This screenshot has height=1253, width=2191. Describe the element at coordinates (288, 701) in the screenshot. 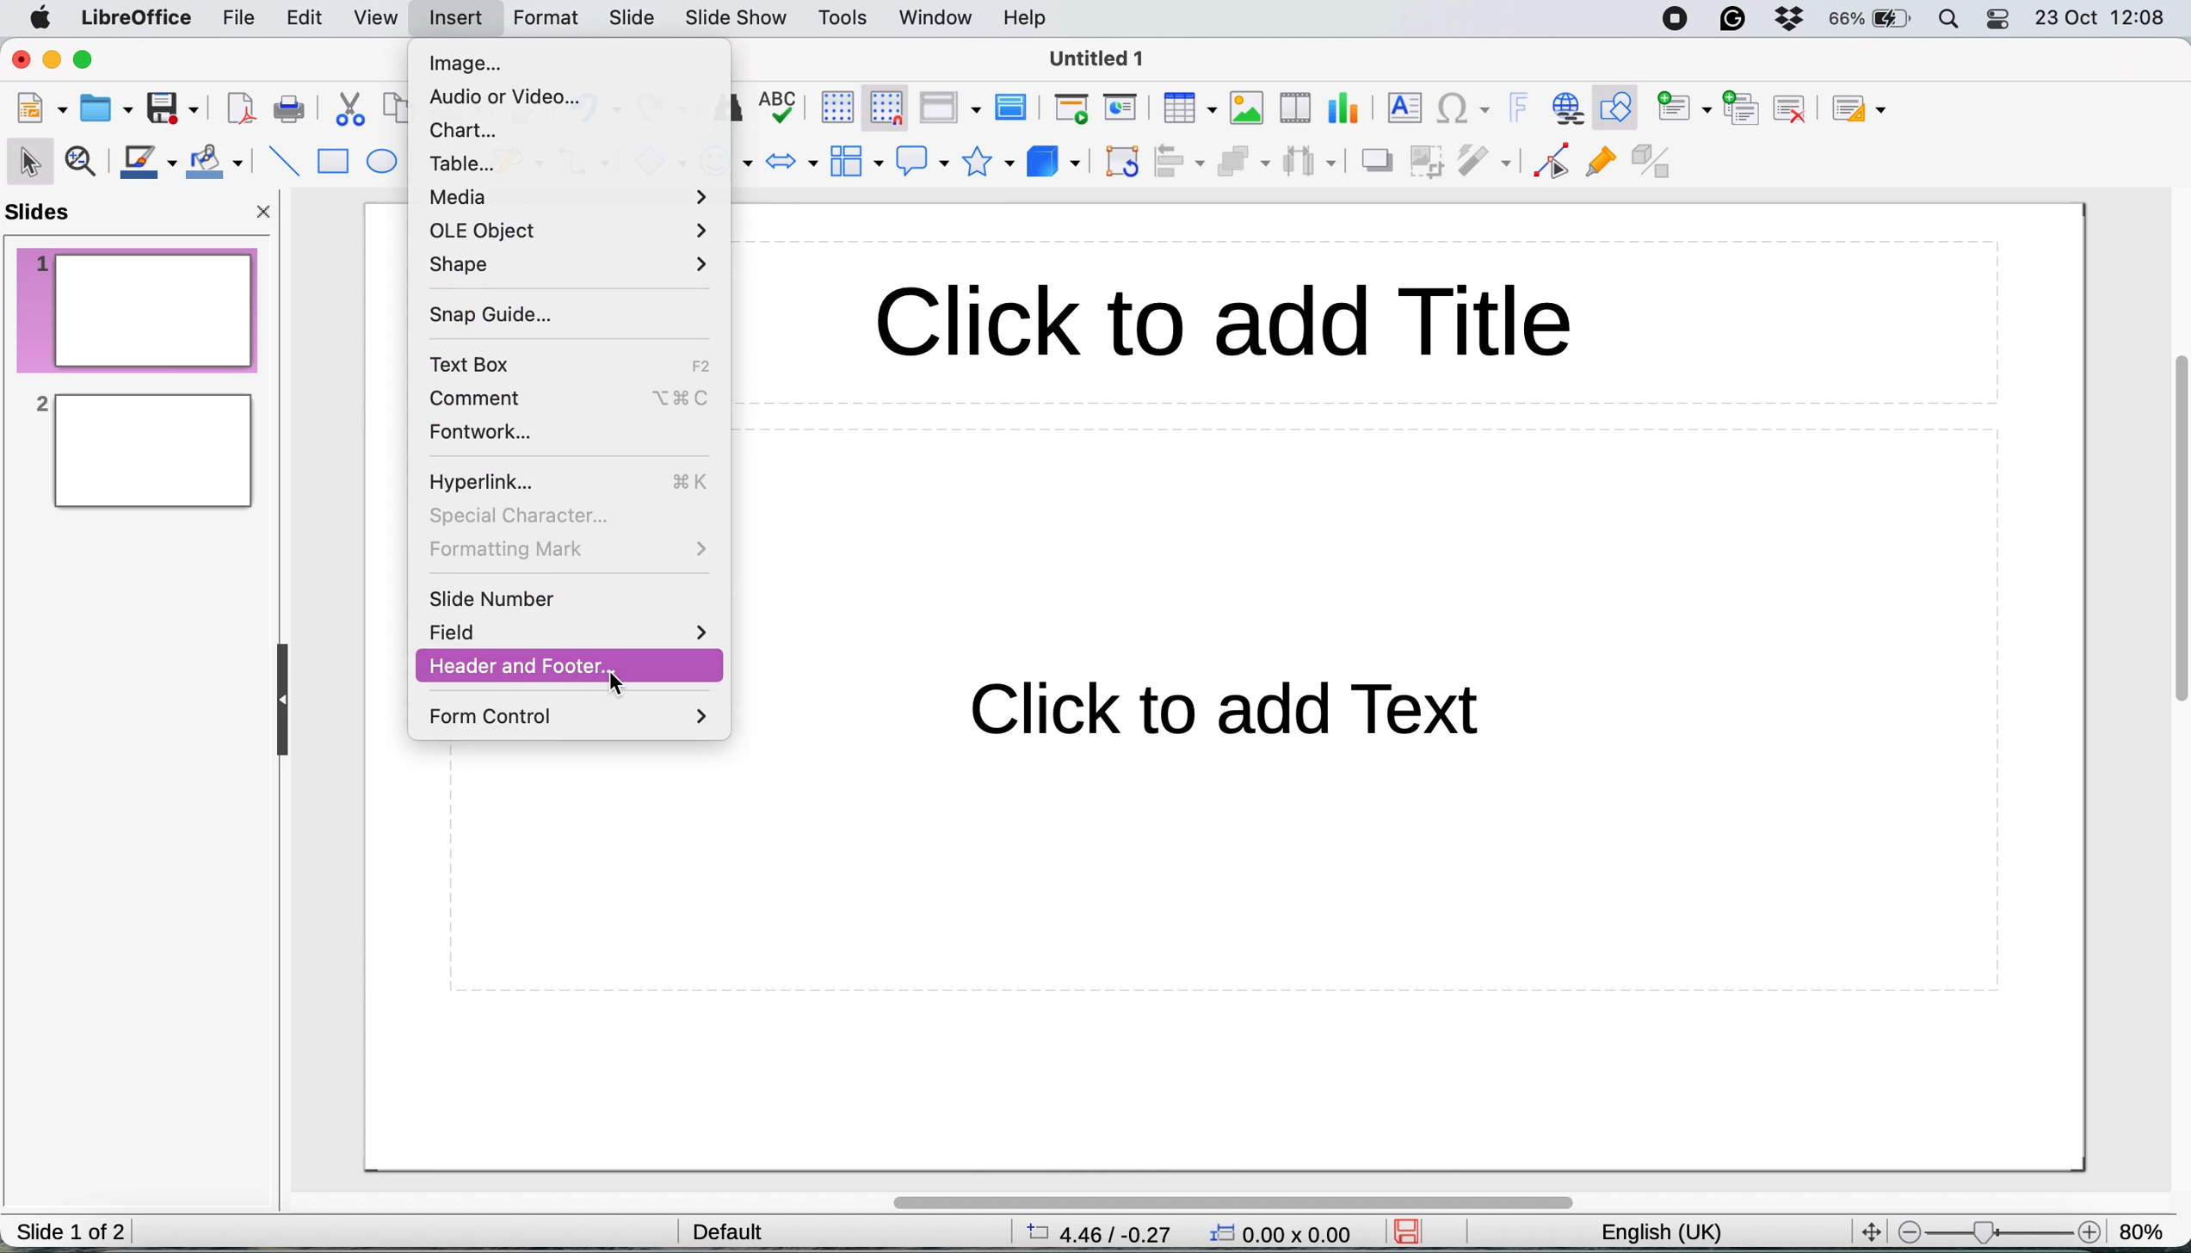

I see `collapse` at that location.